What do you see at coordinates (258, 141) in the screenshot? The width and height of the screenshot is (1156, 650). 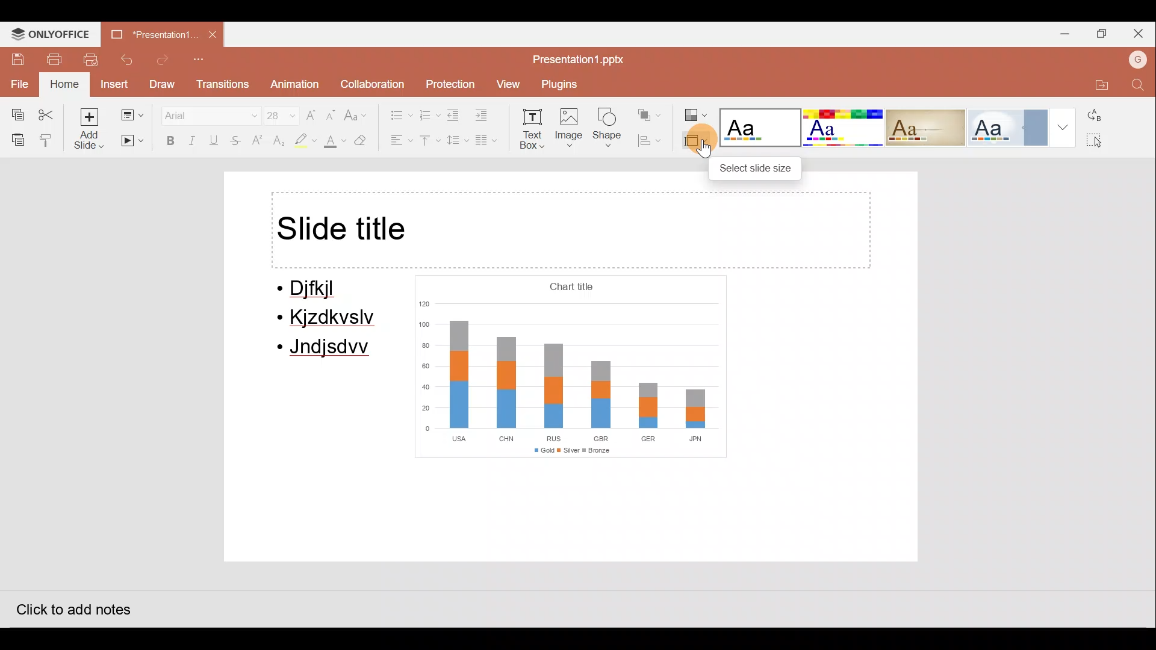 I see `Superscript` at bounding box center [258, 141].